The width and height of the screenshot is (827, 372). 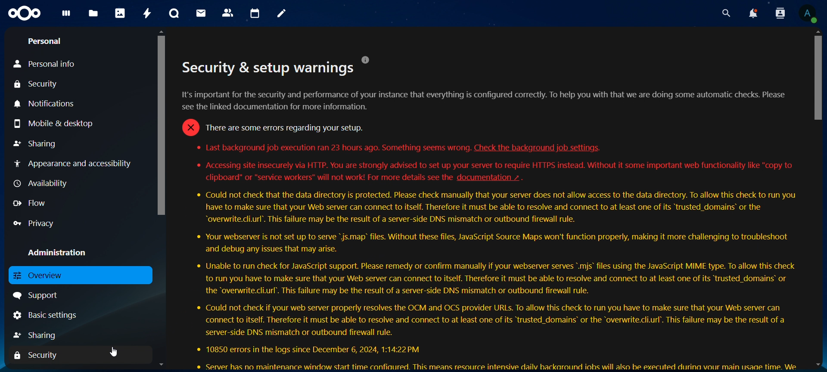 What do you see at coordinates (34, 224) in the screenshot?
I see `privacy` at bounding box center [34, 224].